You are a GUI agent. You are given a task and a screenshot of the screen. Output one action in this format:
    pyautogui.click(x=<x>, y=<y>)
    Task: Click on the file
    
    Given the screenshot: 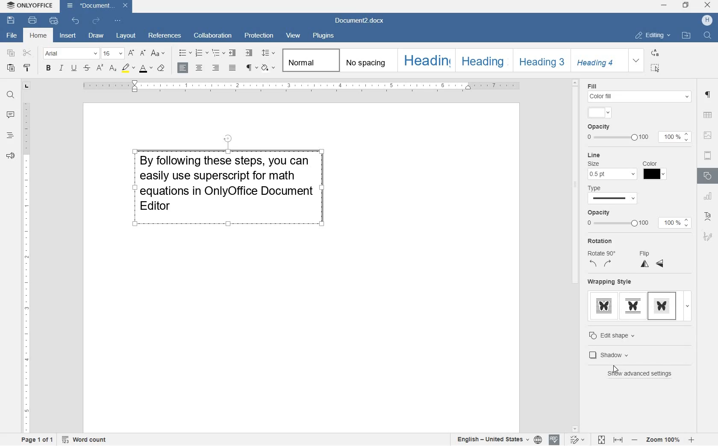 What is the action you would take?
    pyautogui.click(x=11, y=36)
    